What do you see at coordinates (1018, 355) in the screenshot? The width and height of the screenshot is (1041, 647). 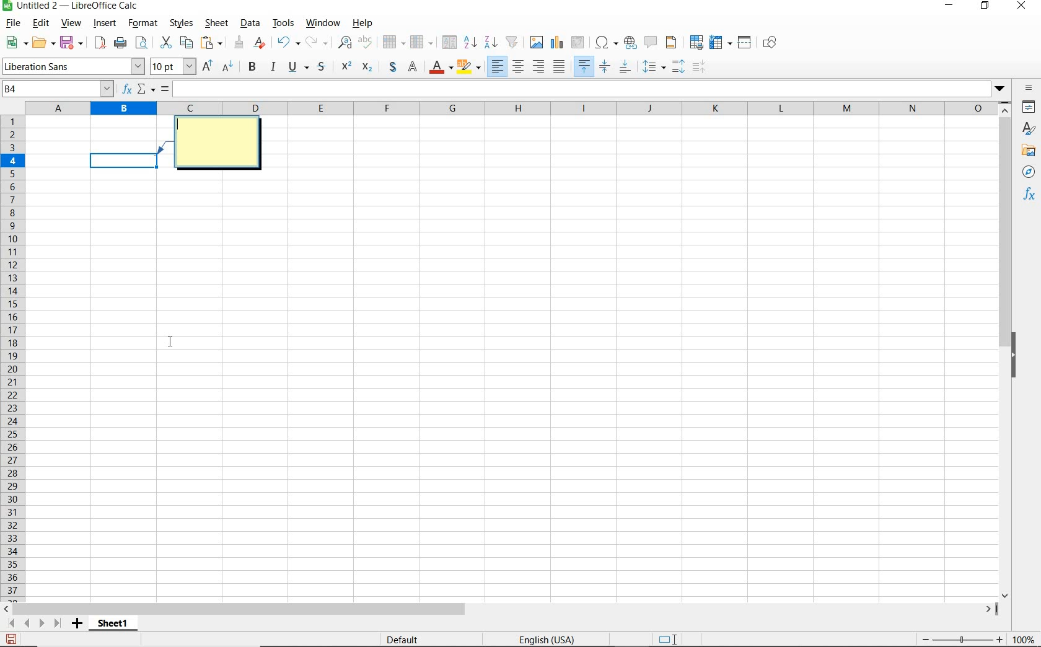 I see `hide` at bounding box center [1018, 355].